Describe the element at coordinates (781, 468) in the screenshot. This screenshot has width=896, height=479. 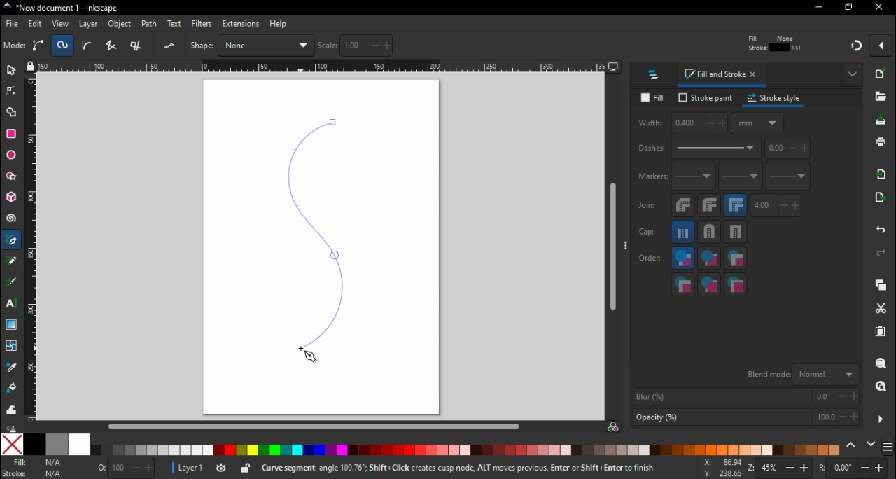
I see `zoom im/zoom out` at that location.